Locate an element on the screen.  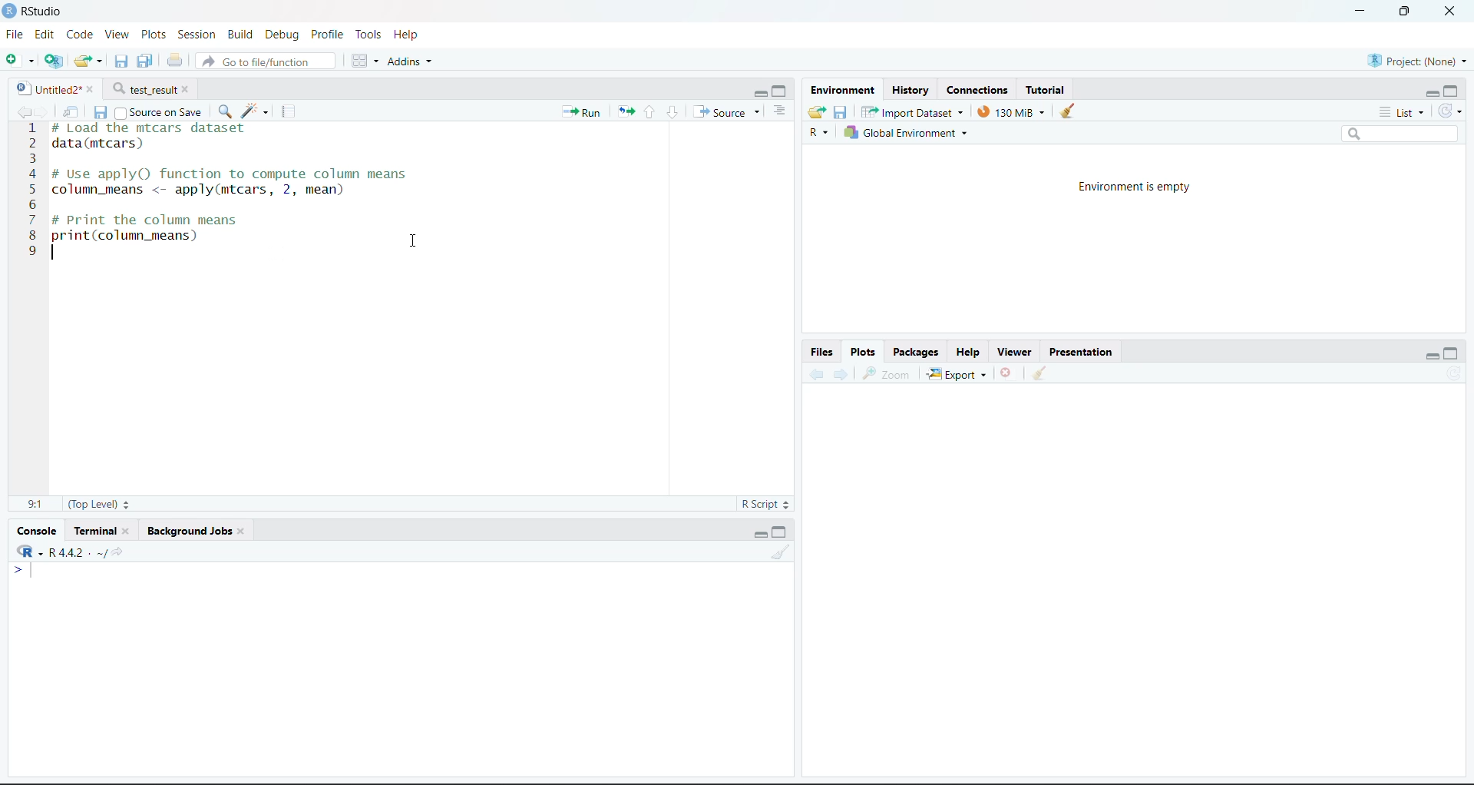
Console is located at coordinates (38, 532).